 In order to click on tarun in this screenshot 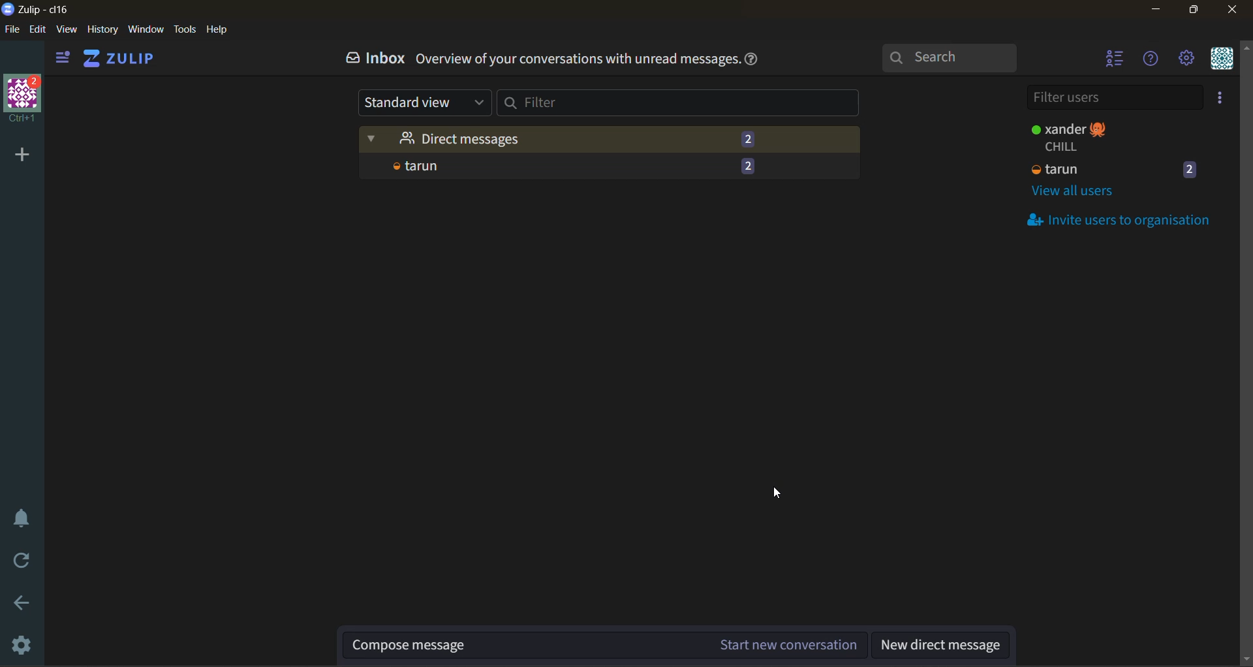, I will do `click(1115, 168)`.